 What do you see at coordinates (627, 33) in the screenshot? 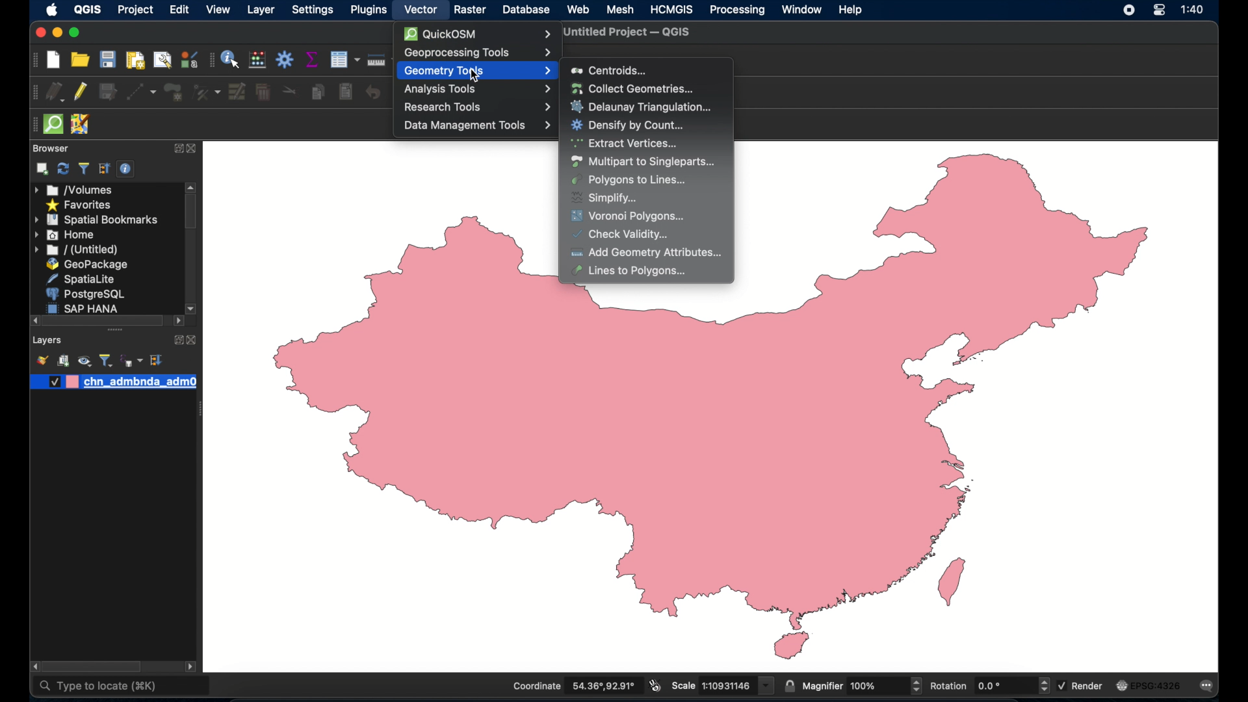
I see `untitled project - QGIS` at bounding box center [627, 33].